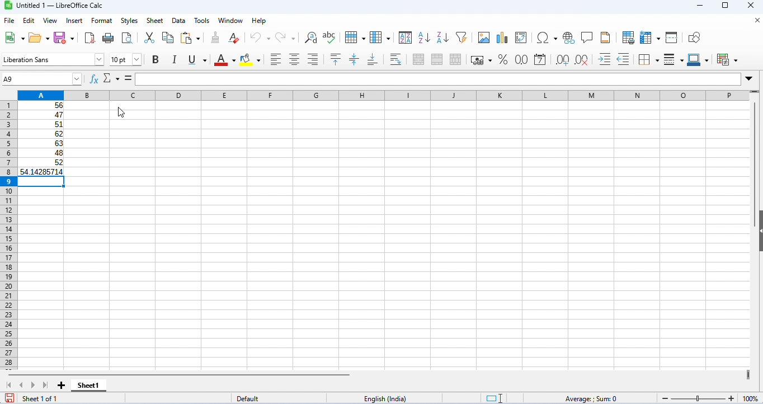 The height and width of the screenshot is (404, 763). Describe the element at coordinates (40, 184) in the screenshot. I see `selected cell` at that location.